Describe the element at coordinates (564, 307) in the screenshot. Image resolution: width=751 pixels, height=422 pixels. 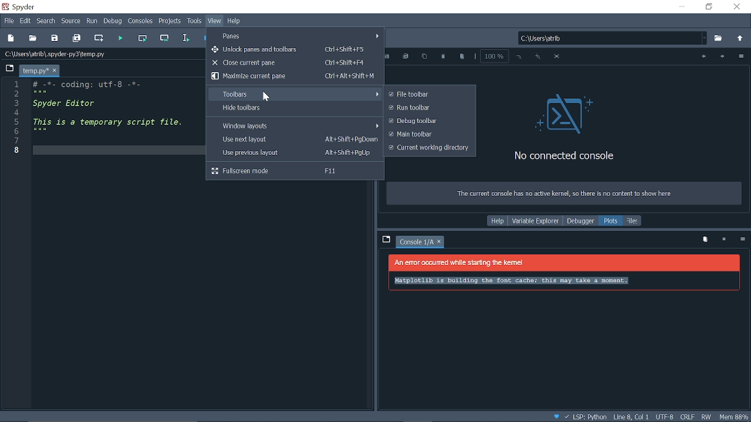
I see `Space for displaying plots` at that location.